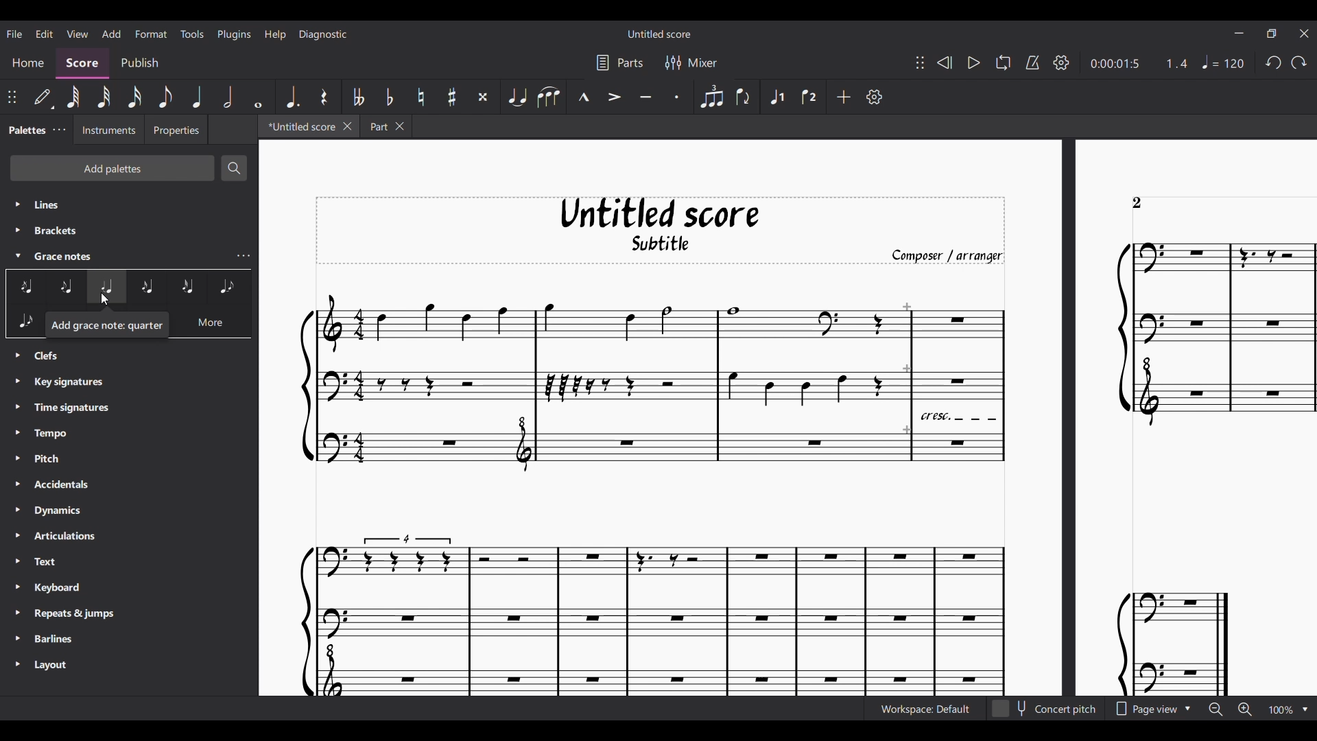  Describe the element at coordinates (1139, 64) in the screenshot. I see `Current duration and ratio` at that location.